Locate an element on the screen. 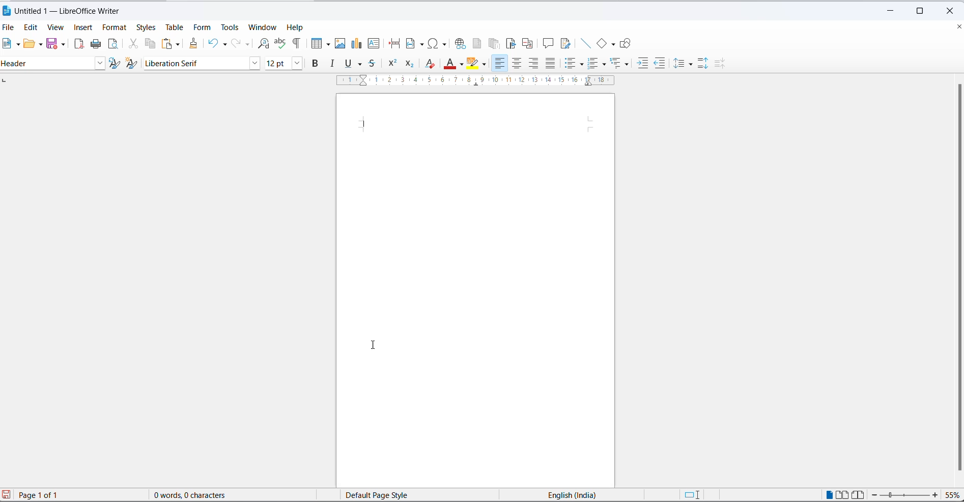 This screenshot has height=502, width=964. save is located at coordinates (7, 494).